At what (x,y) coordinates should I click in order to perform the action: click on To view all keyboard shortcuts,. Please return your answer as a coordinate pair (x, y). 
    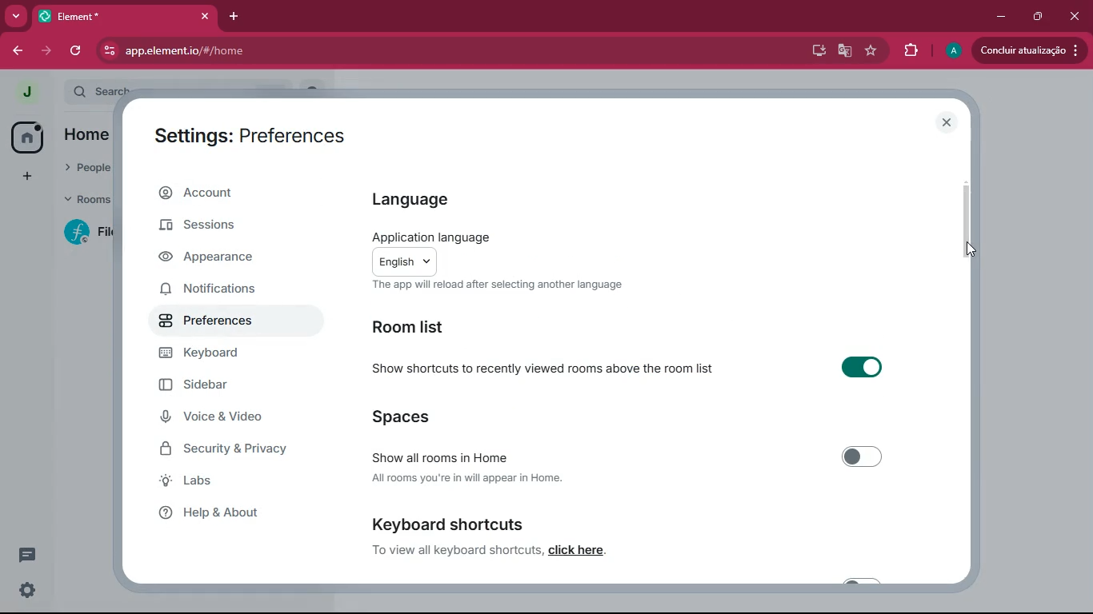
    Looking at the image, I should click on (454, 552).